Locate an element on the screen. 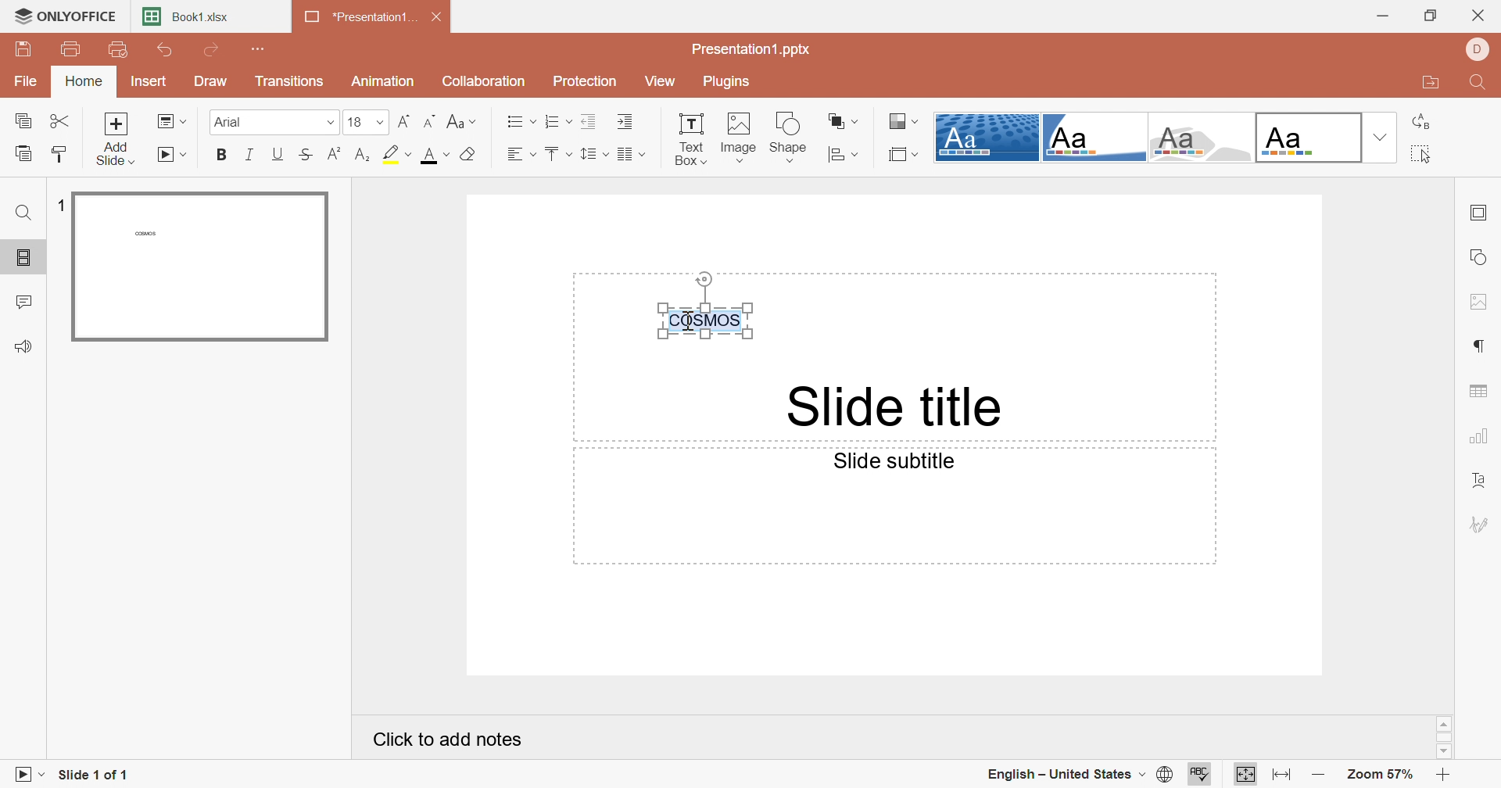 Image resolution: width=1501 pixels, height=788 pixels. Dotted is located at coordinates (986, 137).